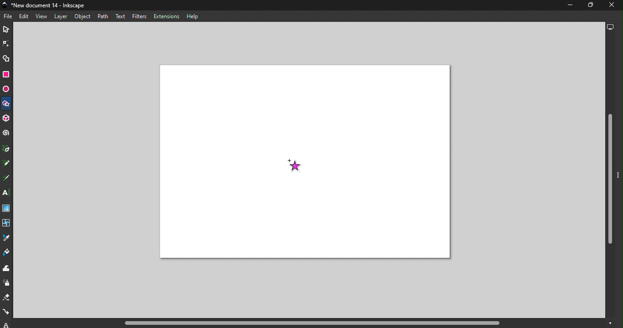 The height and width of the screenshot is (328, 623). Describe the element at coordinates (619, 181) in the screenshot. I see `Toggle command panel` at that location.